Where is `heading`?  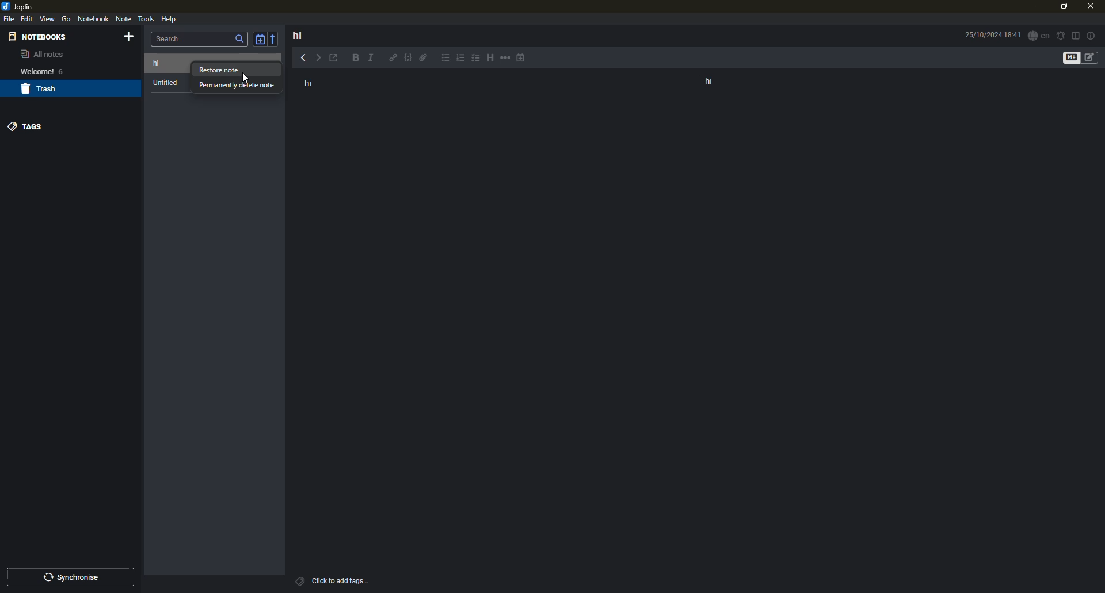 heading is located at coordinates (488, 58).